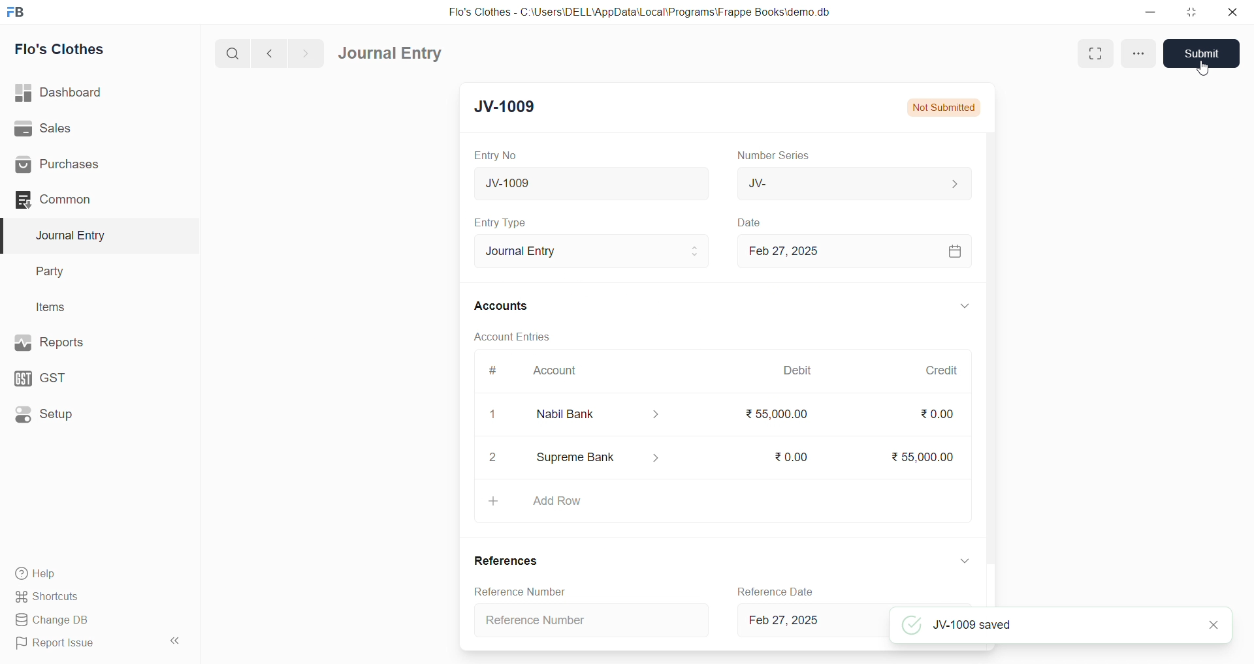 The image size is (1254, 664). What do you see at coordinates (964, 306) in the screenshot?
I see `EXPAND/COLLAPSE` at bounding box center [964, 306].